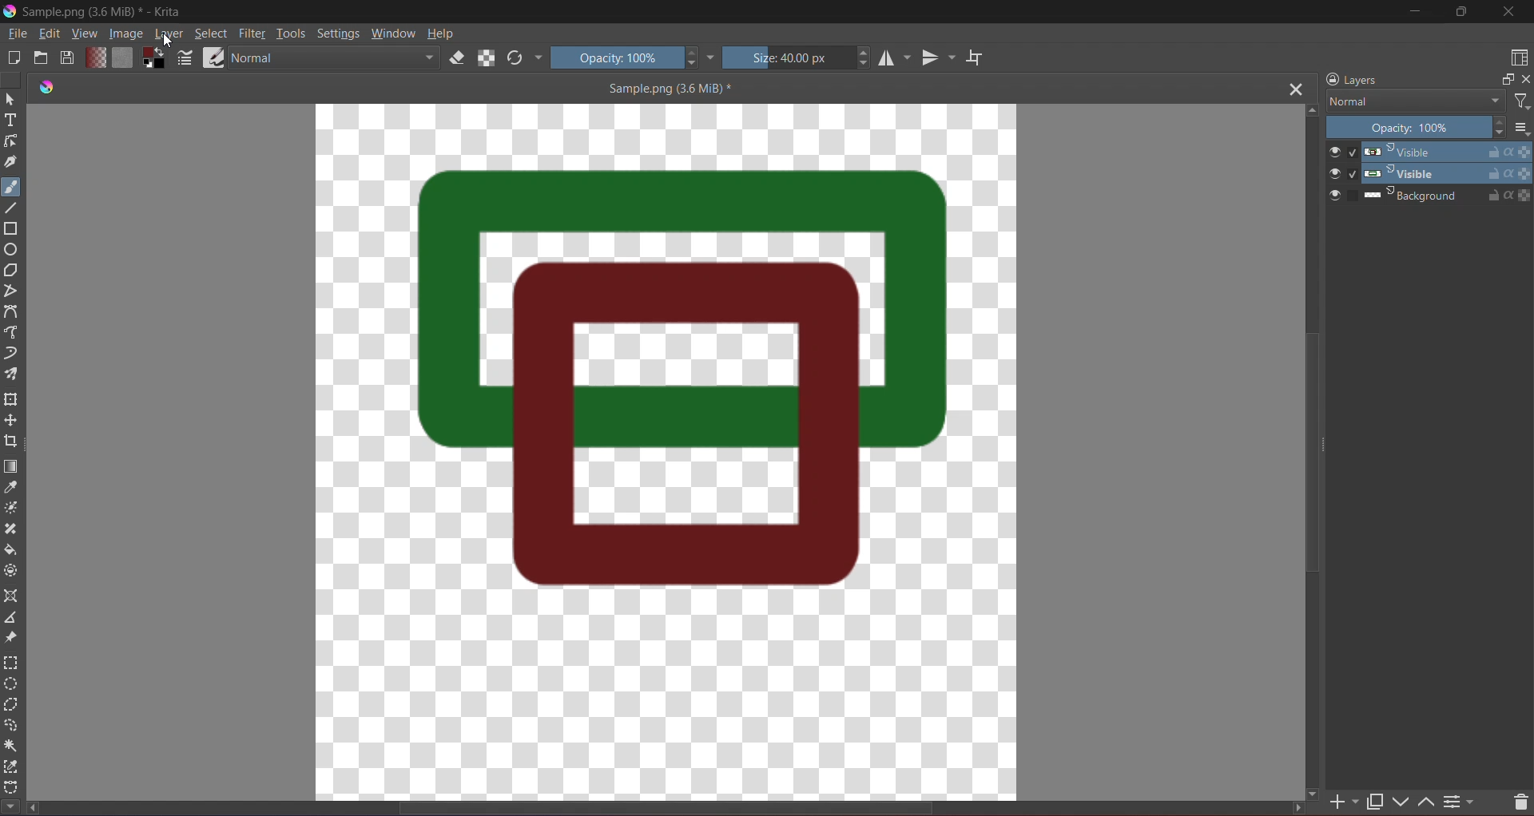 The width and height of the screenshot is (1534, 816). What do you see at coordinates (12, 354) in the screenshot?
I see `Dynamic Brush` at bounding box center [12, 354].